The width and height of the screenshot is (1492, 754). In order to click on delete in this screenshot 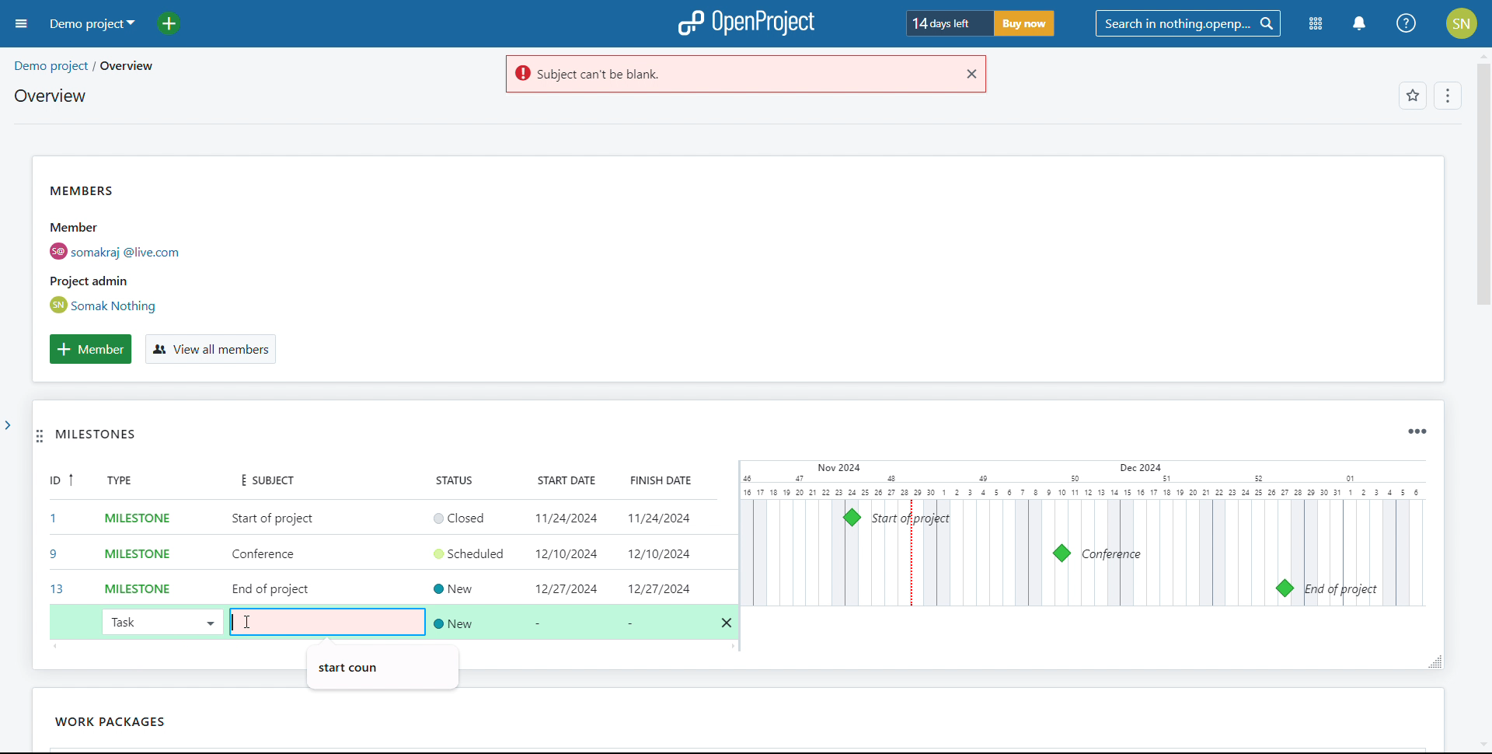, I will do `click(727, 623)`.